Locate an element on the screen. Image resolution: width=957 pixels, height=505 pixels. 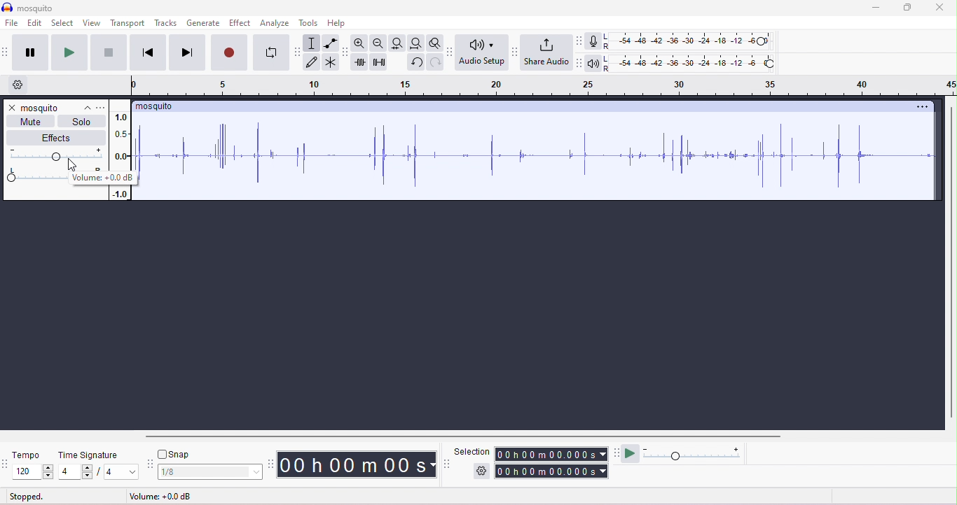
effect is located at coordinates (240, 22).